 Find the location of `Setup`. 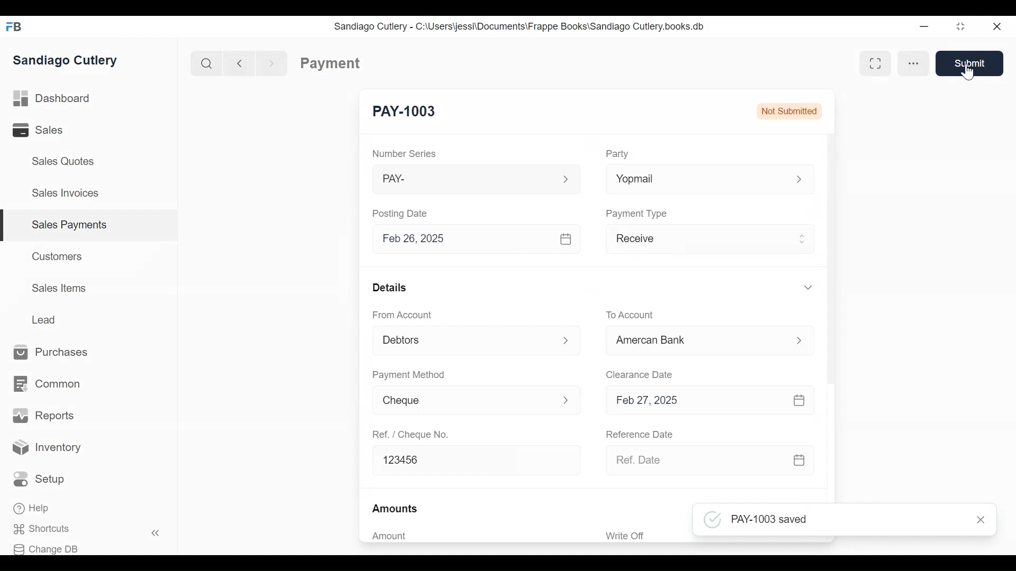

Setup is located at coordinates (42, 480).